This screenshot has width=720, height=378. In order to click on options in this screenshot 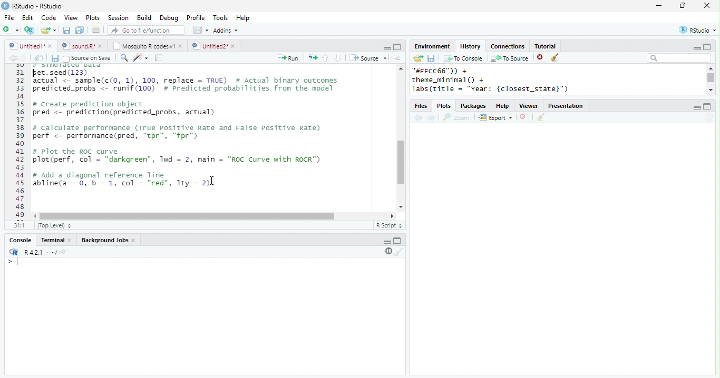, I will do `click(397, 57)`.